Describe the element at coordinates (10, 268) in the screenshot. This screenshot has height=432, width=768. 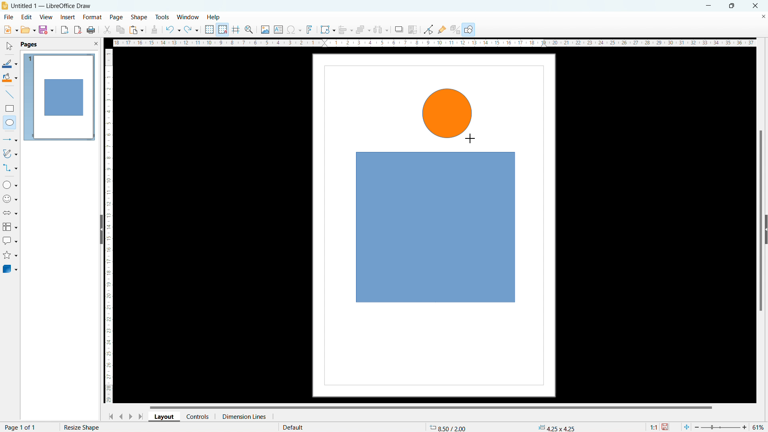
I see `3D objects` at that location.